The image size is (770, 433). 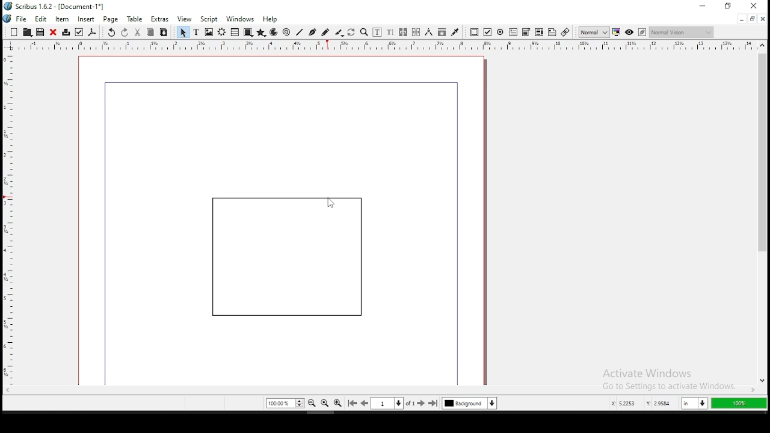 I want to click on edit, so click(x=41, y=19).